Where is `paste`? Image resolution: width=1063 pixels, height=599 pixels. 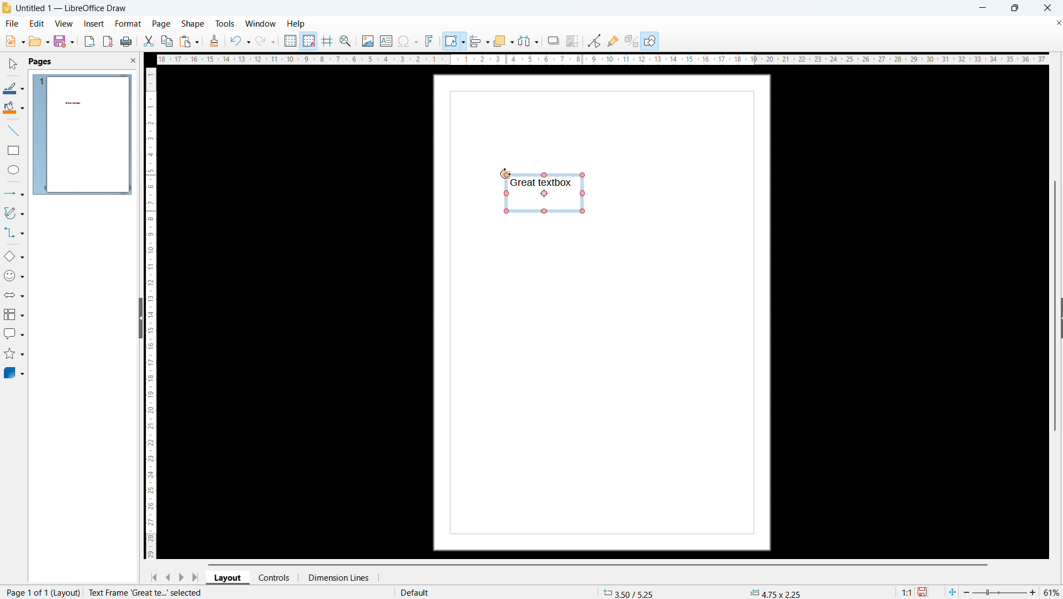
paste is located at coordinates (189, 42).